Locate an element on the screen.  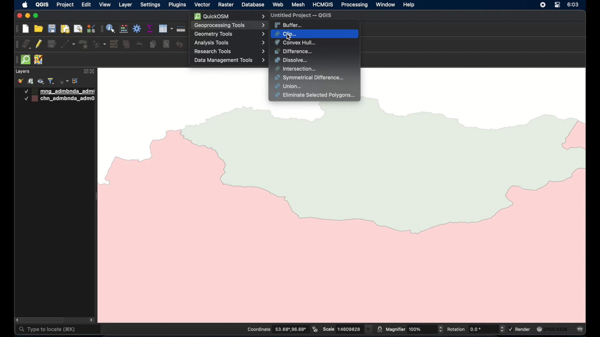
HCMGIS is located at coordinates (322, 4).